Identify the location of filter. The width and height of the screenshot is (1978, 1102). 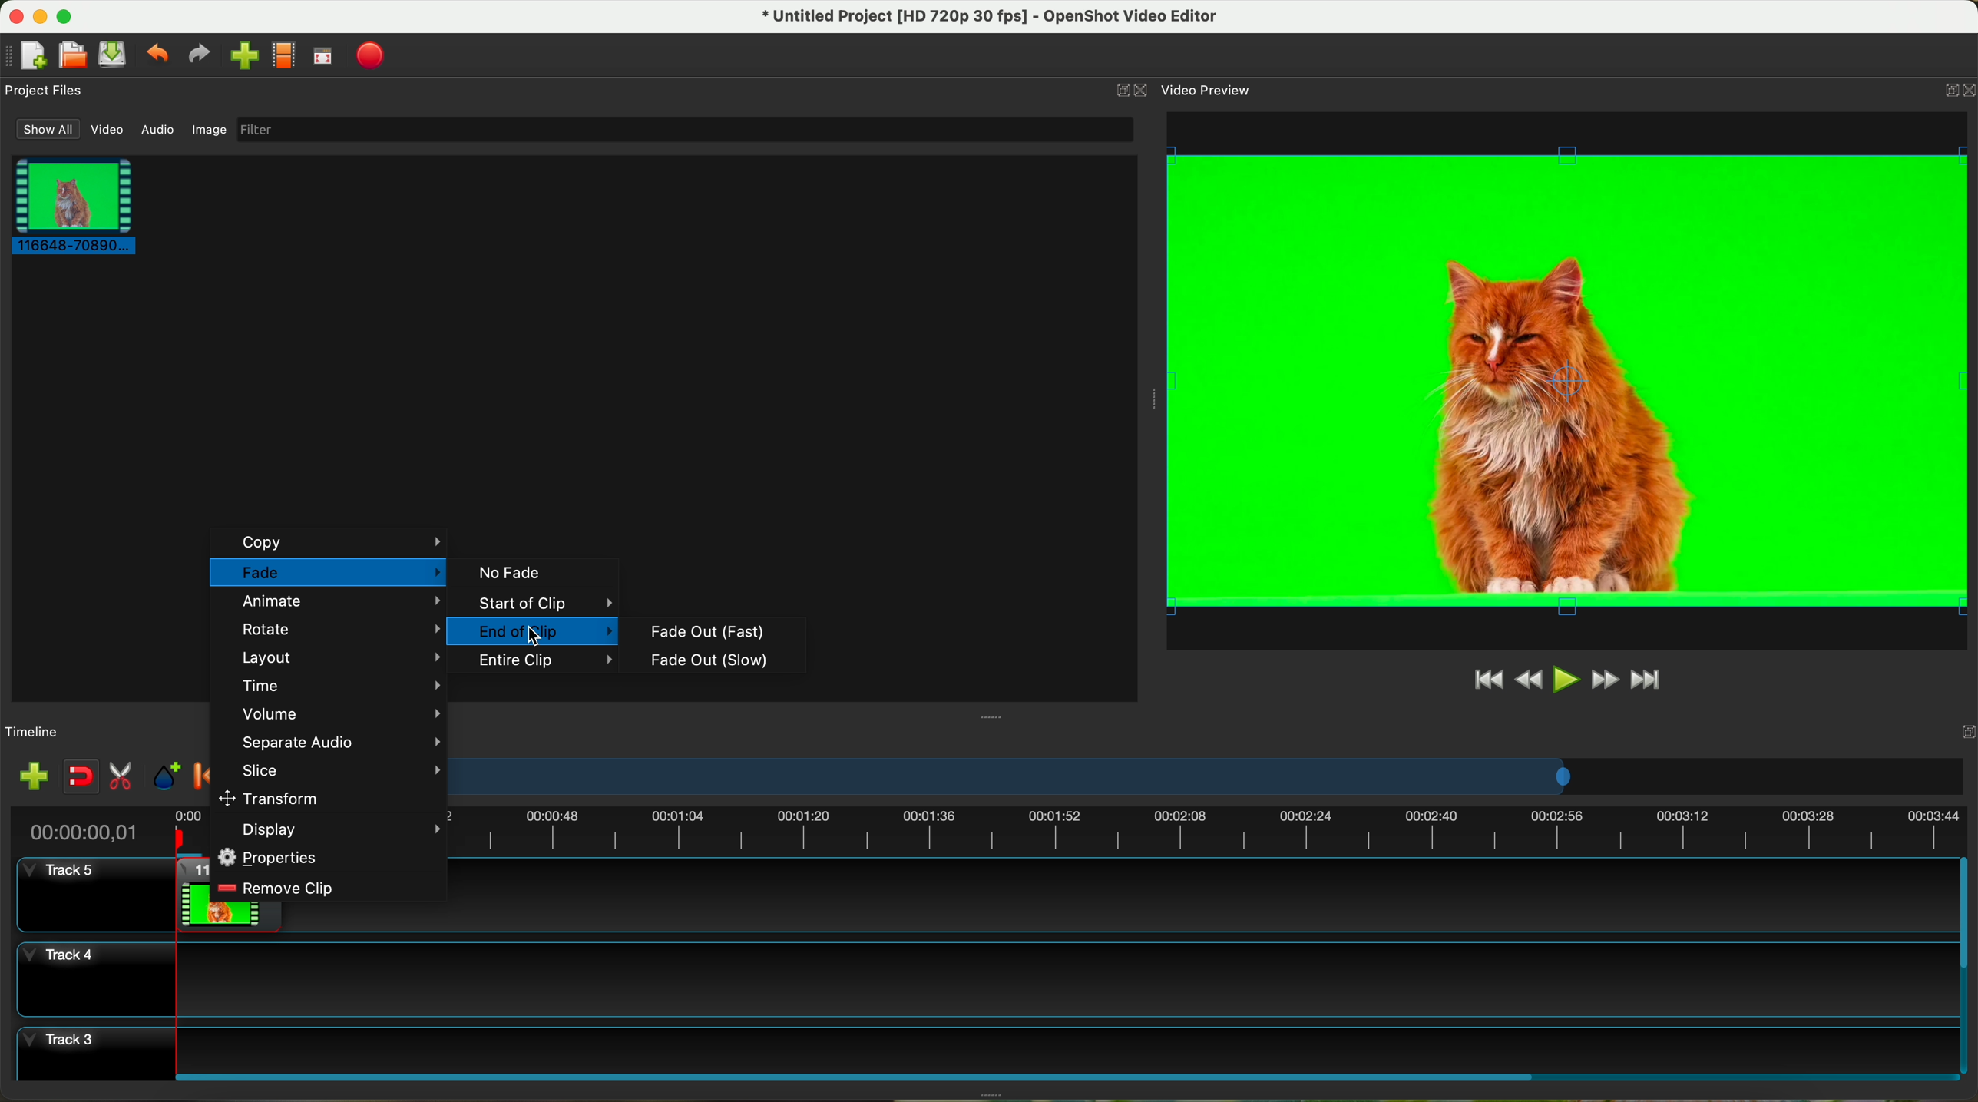
(683, 129).